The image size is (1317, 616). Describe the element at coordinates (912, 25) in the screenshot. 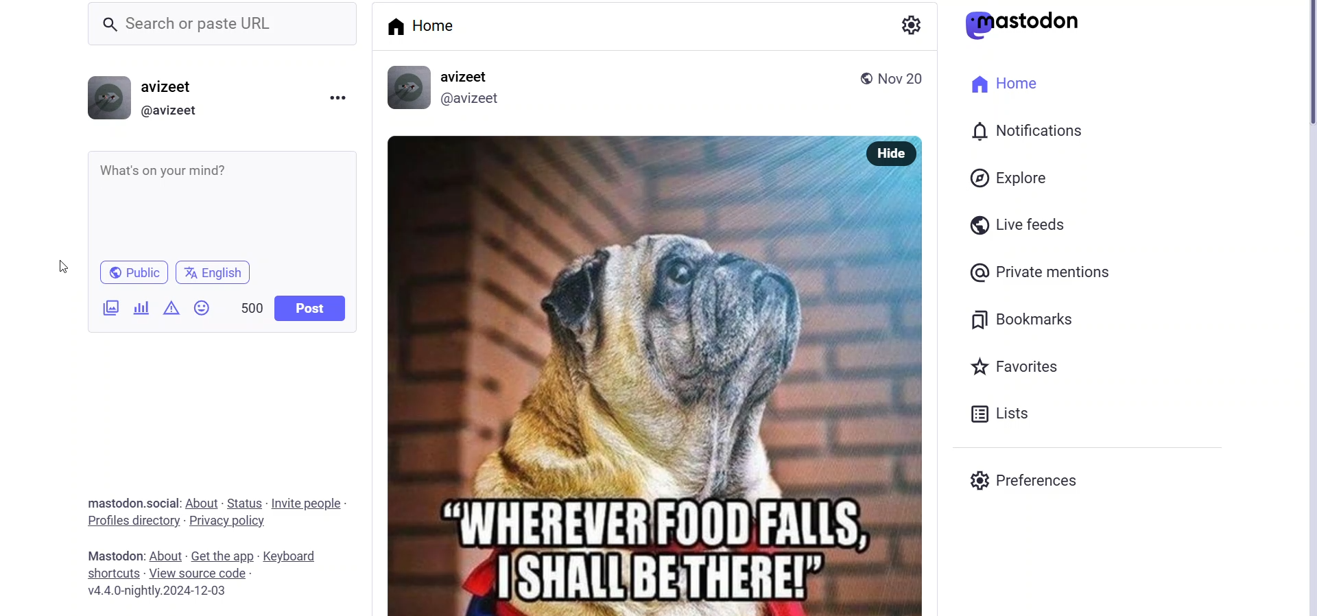

I see `show settings` at that location.